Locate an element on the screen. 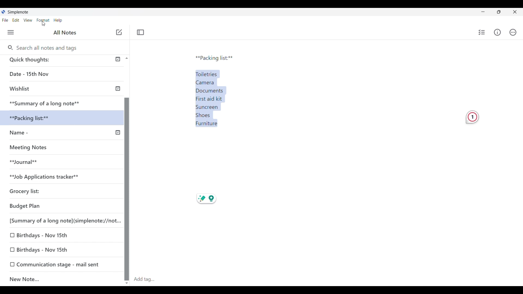 The image size is (523, 294). Summary of a long note is located at coordinates (45, 103).